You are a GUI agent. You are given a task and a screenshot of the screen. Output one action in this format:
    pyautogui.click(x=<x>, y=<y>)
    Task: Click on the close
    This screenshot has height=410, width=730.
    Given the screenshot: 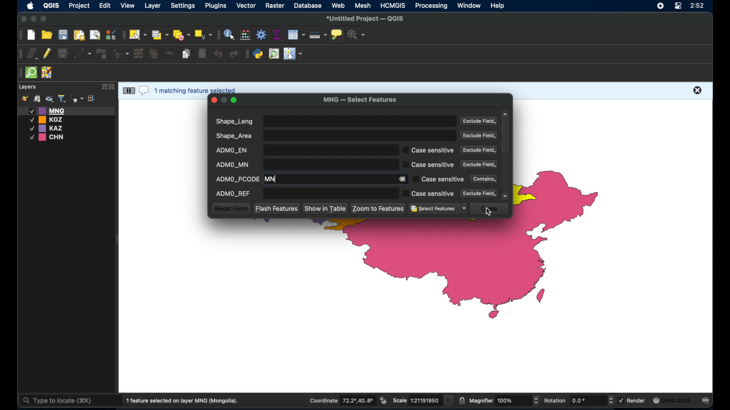 What is the action you would take?
    pyautogui.click(x=214, y=100)
    